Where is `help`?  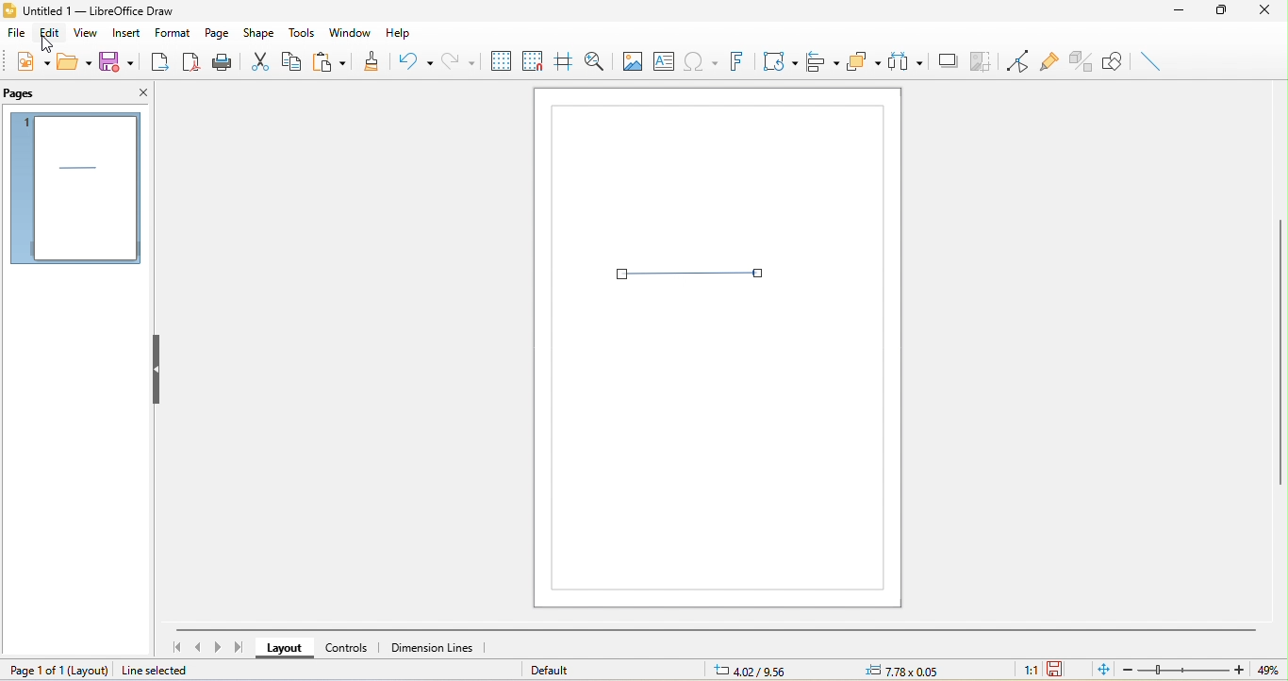 help is located at coordinates (405, 34).